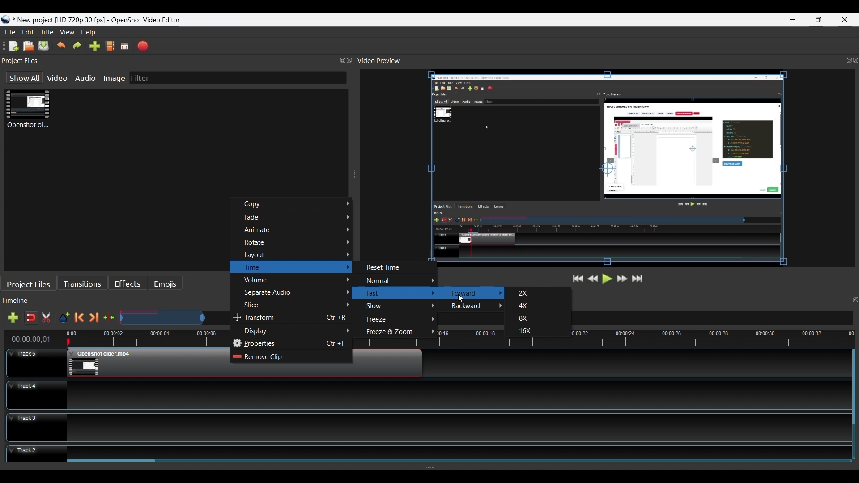  Describe the element at coordinates (397, 332) in the screenshot. I see `Freeze & Zoom` at that location.